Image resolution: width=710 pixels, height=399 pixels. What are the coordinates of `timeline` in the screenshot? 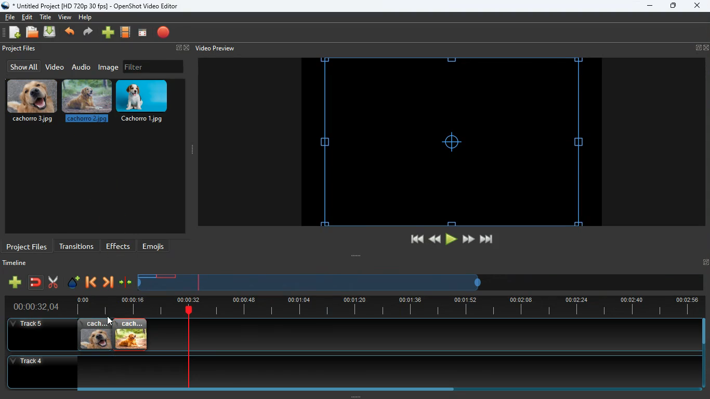 It's located at (311, 286).